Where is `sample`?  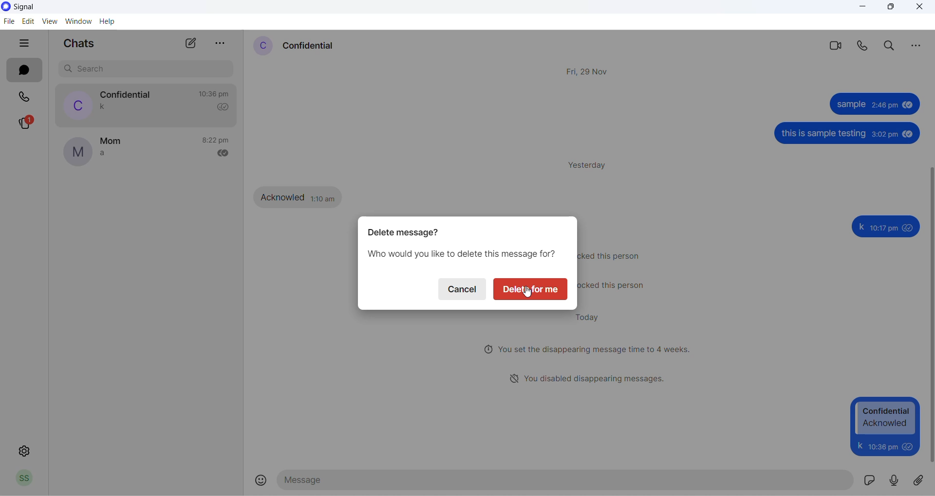
sample is located at coordinates (850, 105).